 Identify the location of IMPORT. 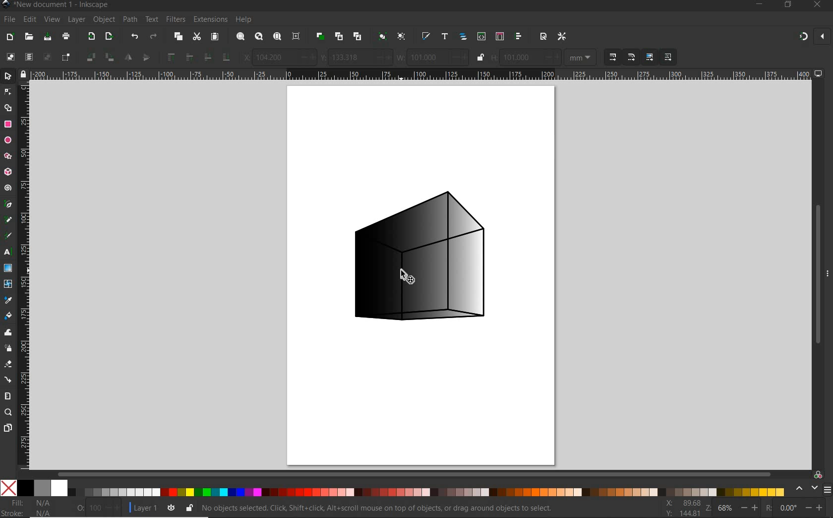
(91, 36).